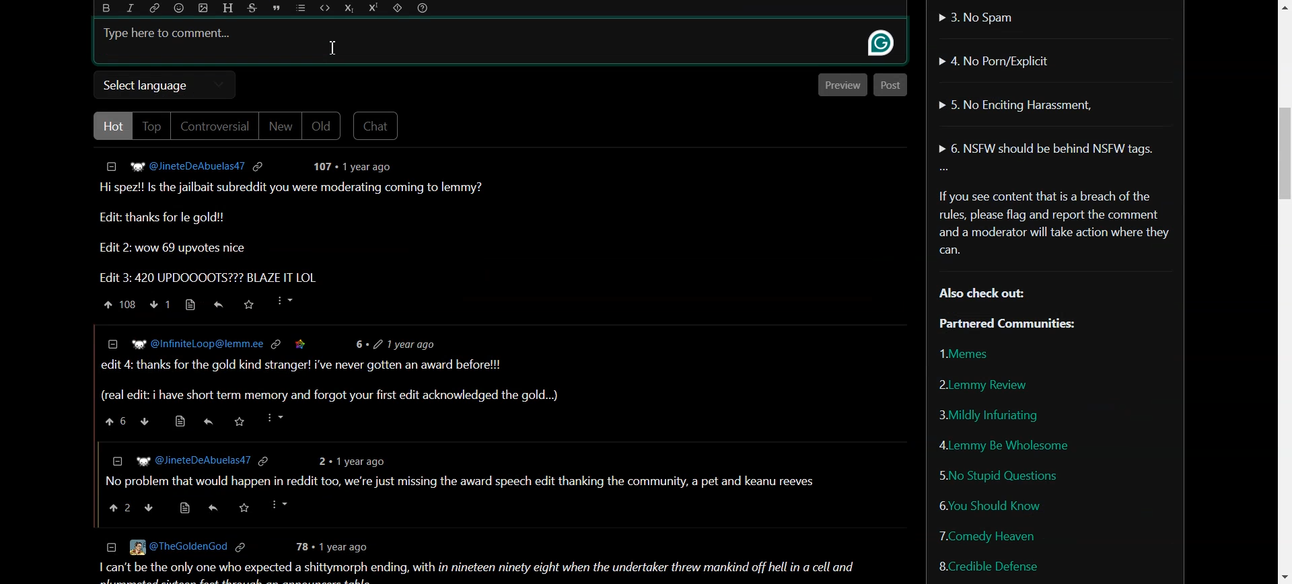  I want to click on post details, so click(354, 168).